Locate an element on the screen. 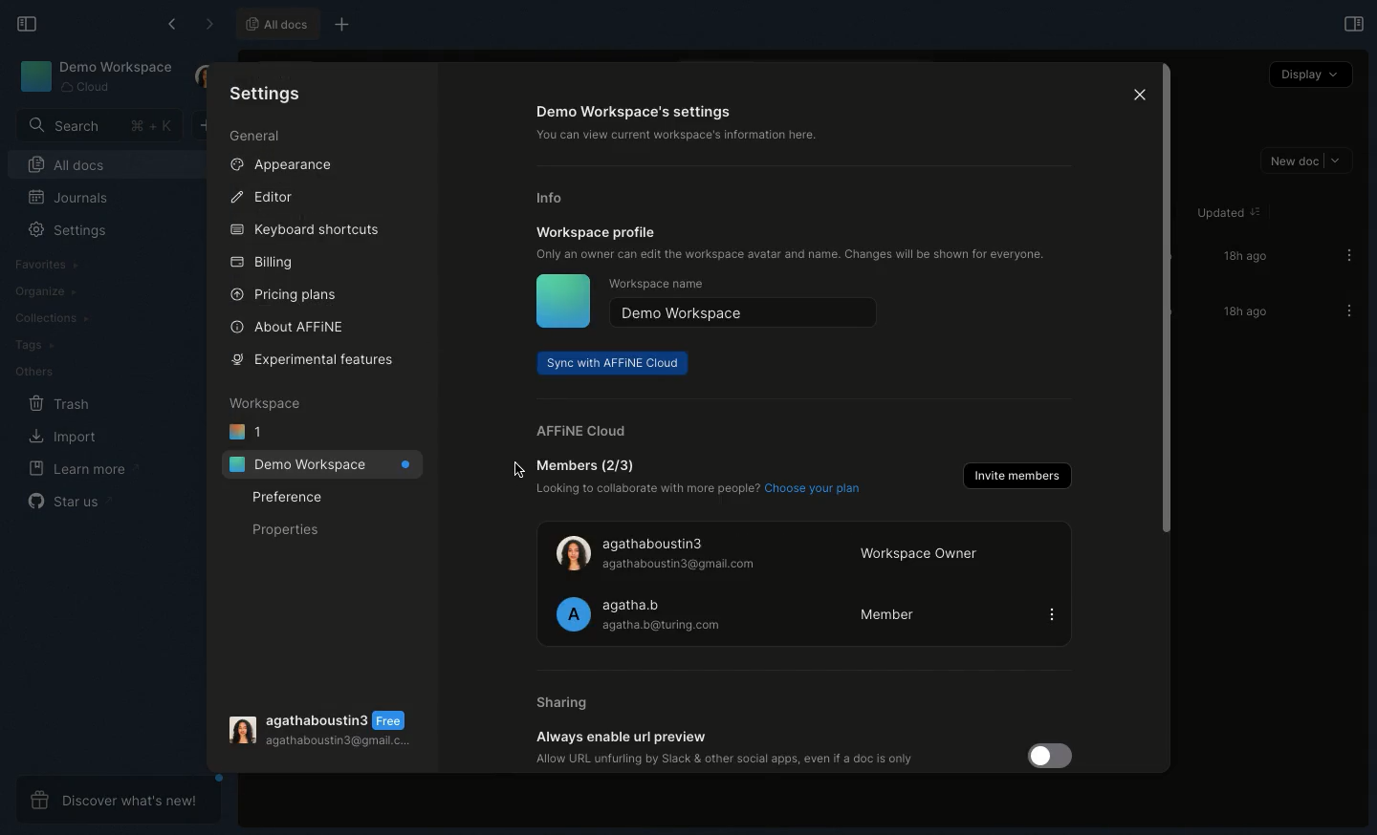 The width and height of the screenshot is (1377, 835). Always enable url preview is located at coordinates (809, 748).